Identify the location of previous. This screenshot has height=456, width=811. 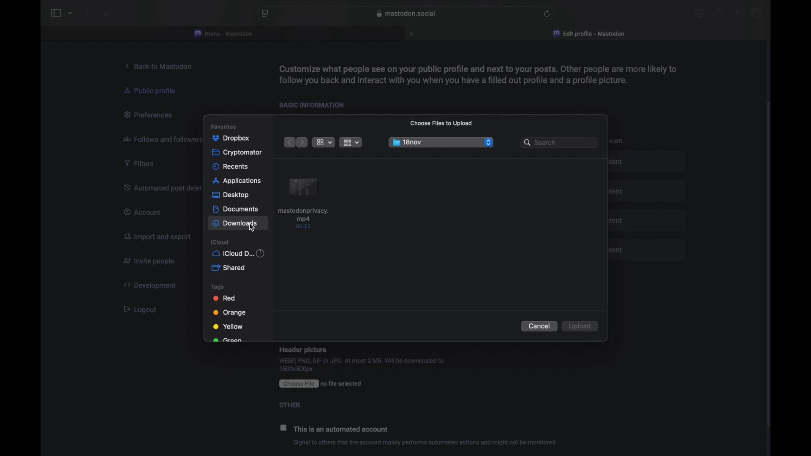
(288, 142).